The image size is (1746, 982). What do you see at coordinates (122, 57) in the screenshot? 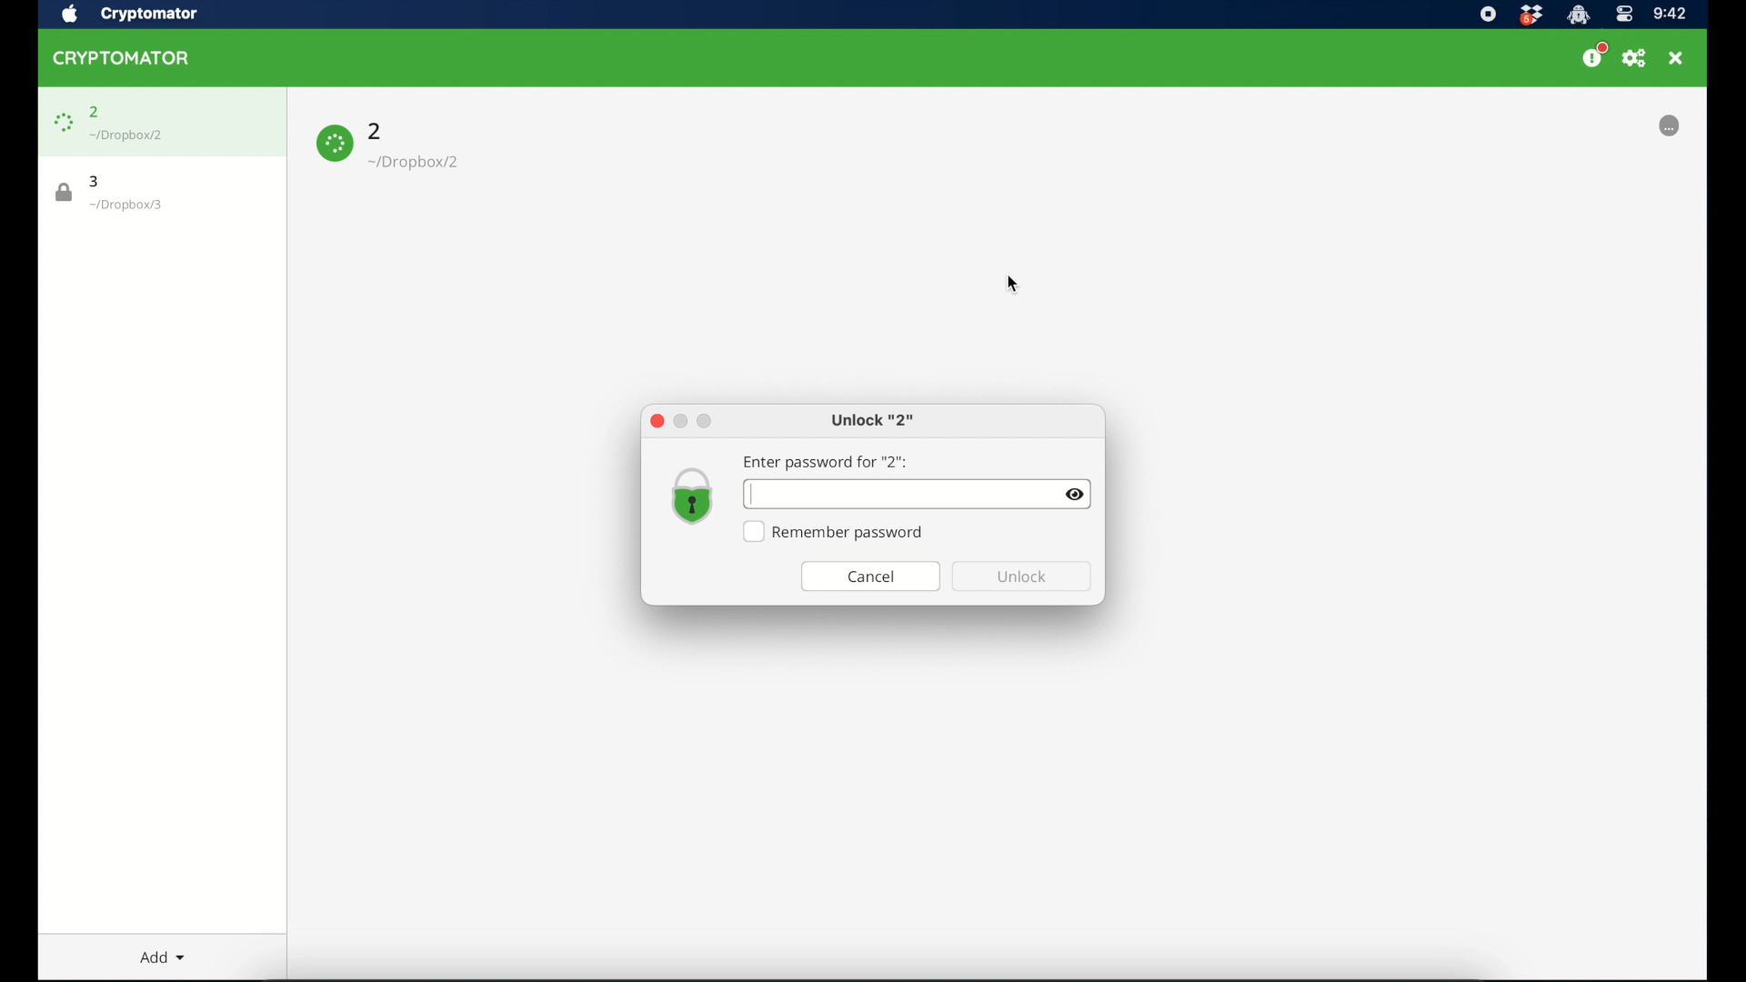
I see `cryptomator` at bounding box center [122, 57].